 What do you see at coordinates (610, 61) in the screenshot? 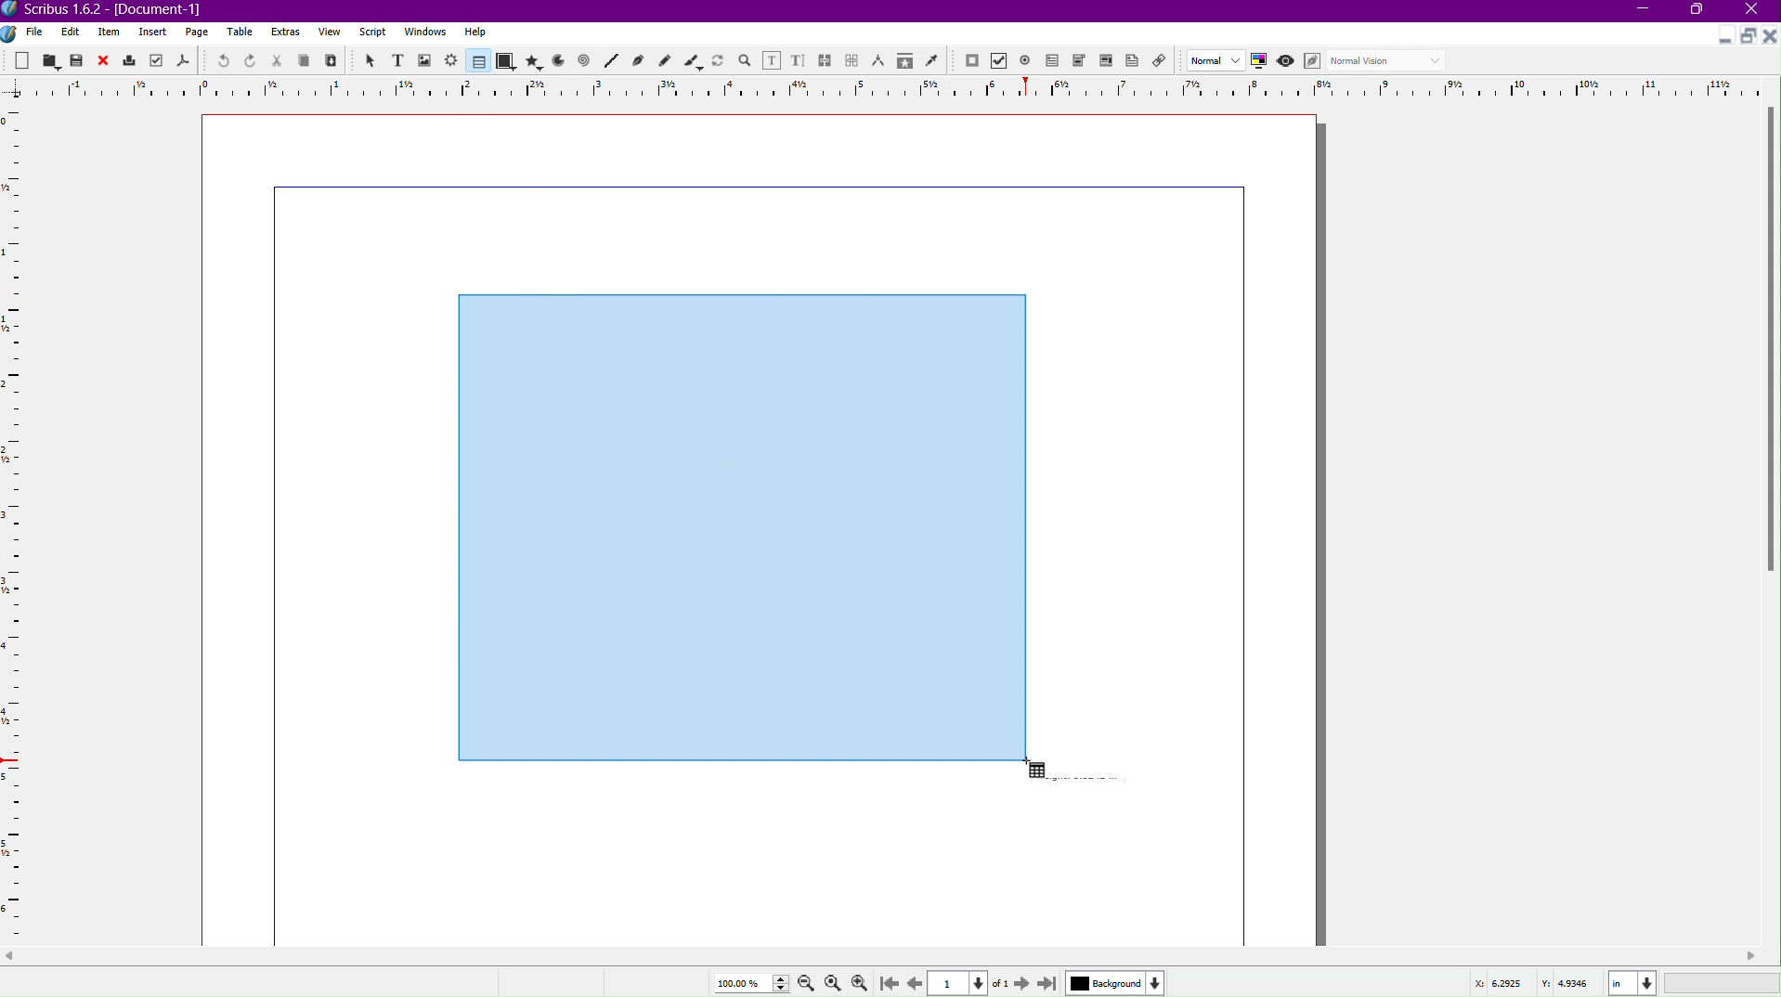
I see `Line` at bounding box center [610, 61].